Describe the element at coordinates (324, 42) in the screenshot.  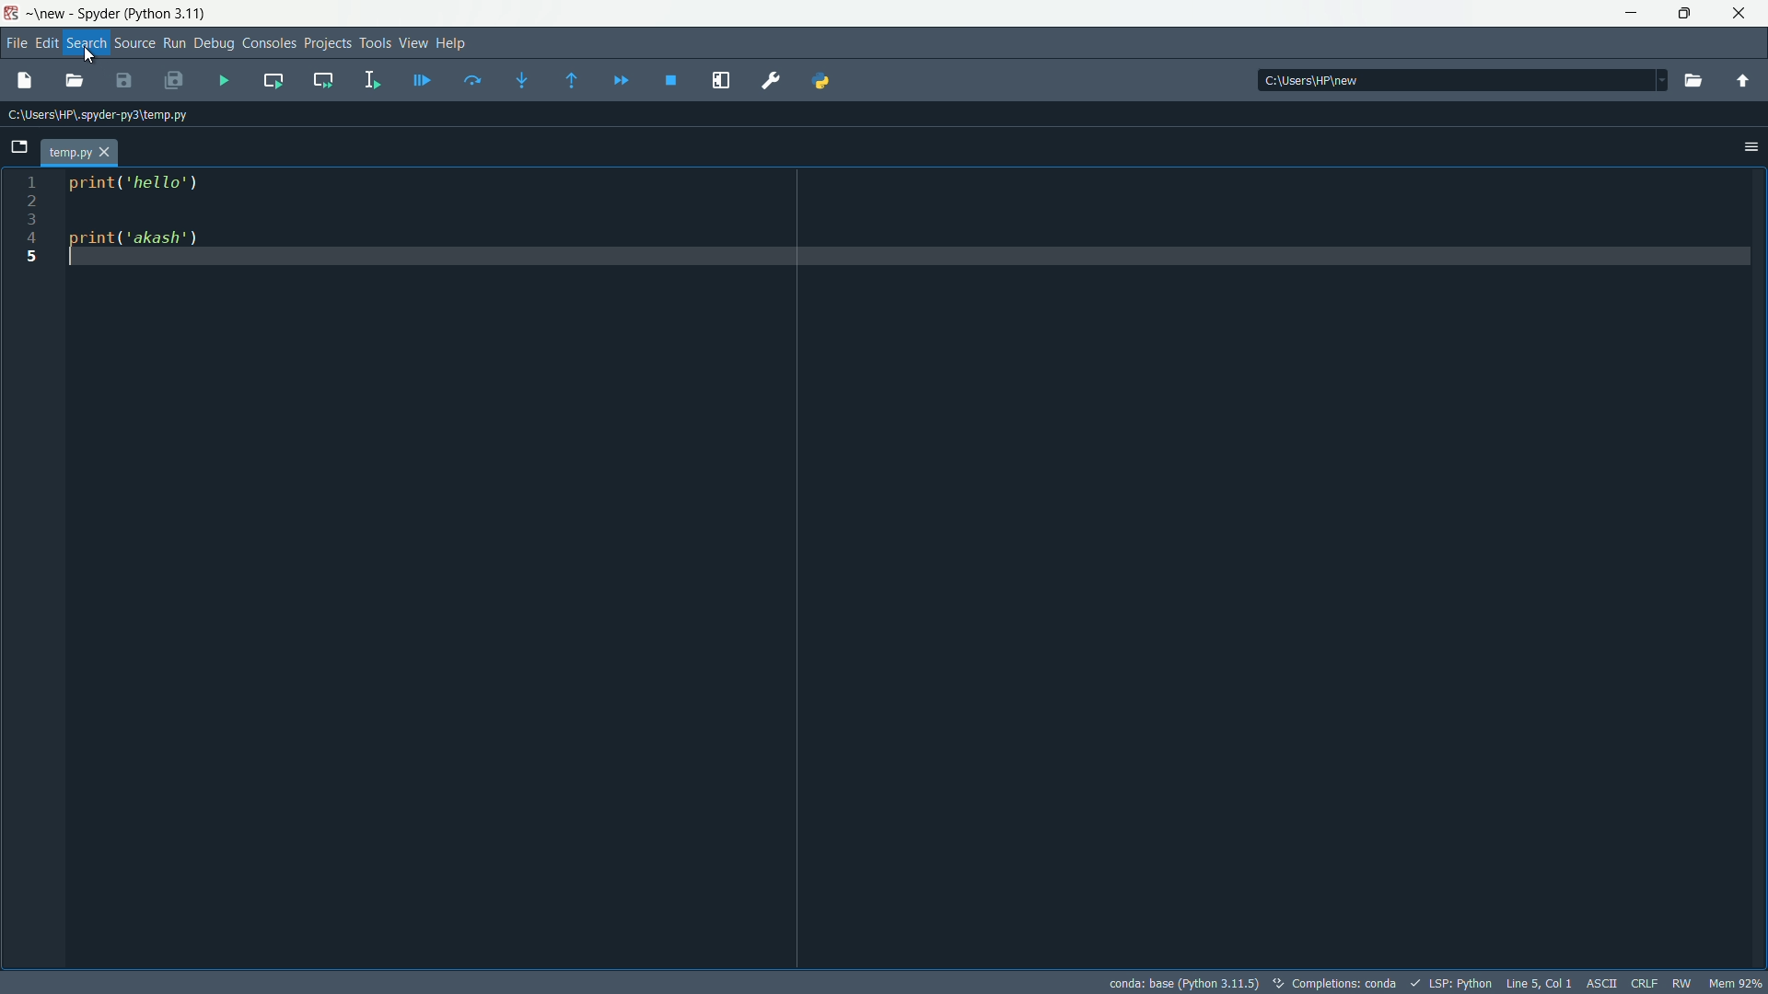
I see `Project Menu` at that location.